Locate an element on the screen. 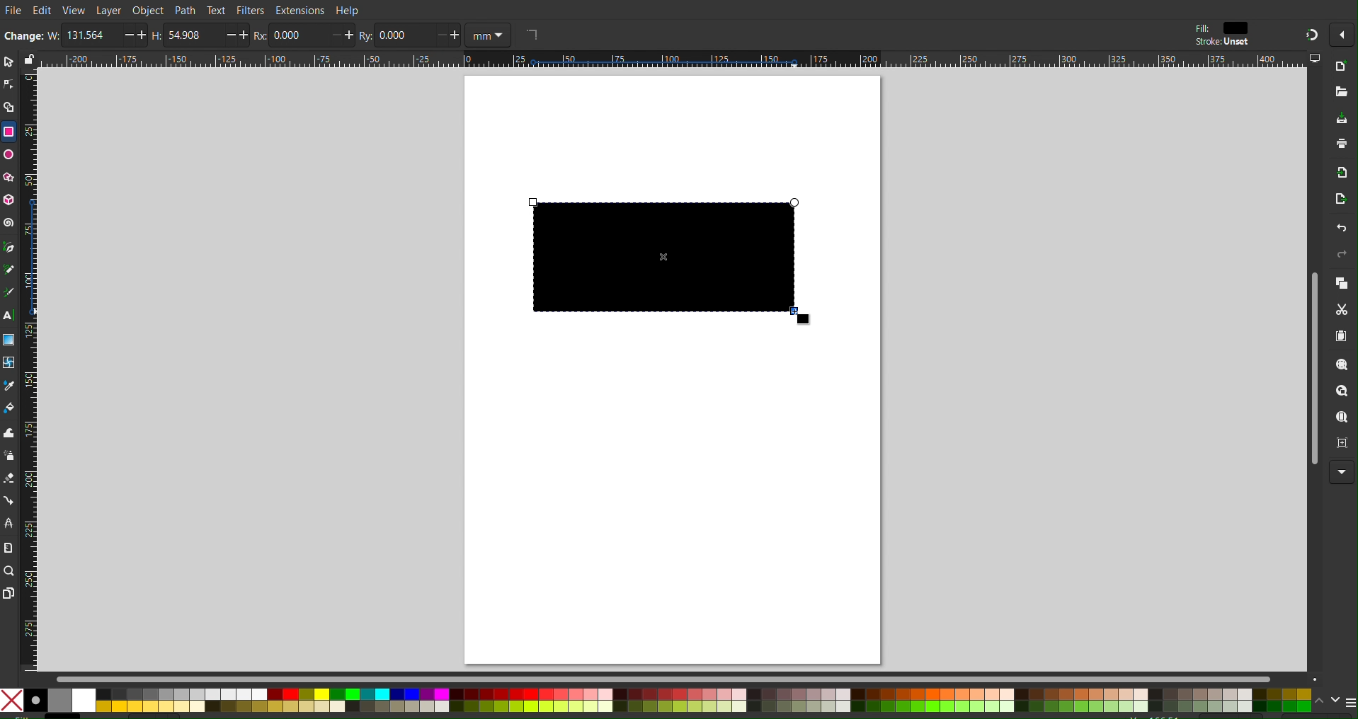  increase/decrease is located at coordinates (450, 35).